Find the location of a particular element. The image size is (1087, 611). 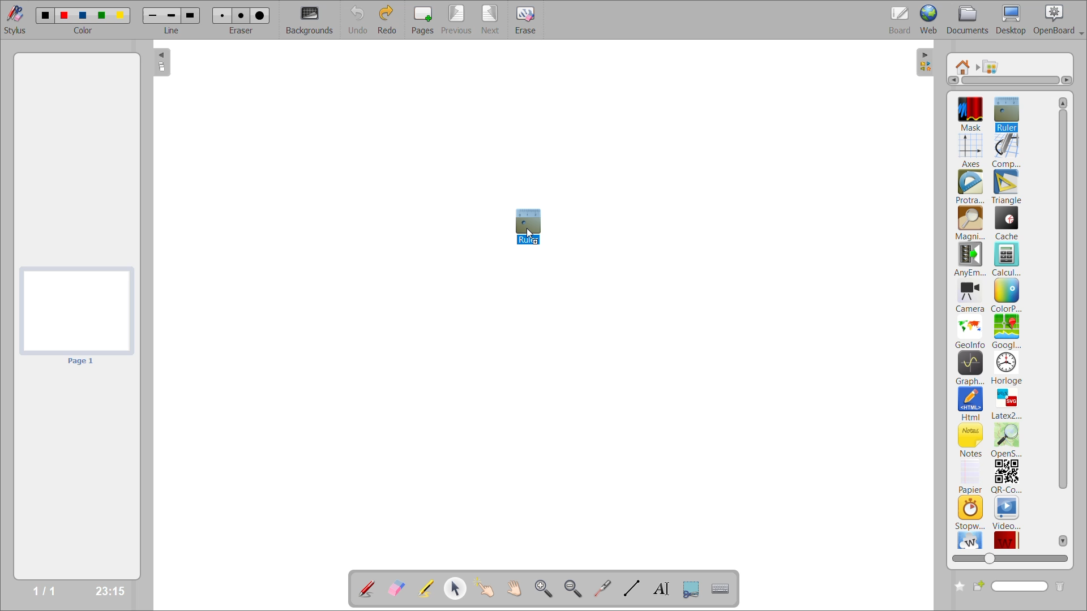

next is located at coordinates (492, 18).